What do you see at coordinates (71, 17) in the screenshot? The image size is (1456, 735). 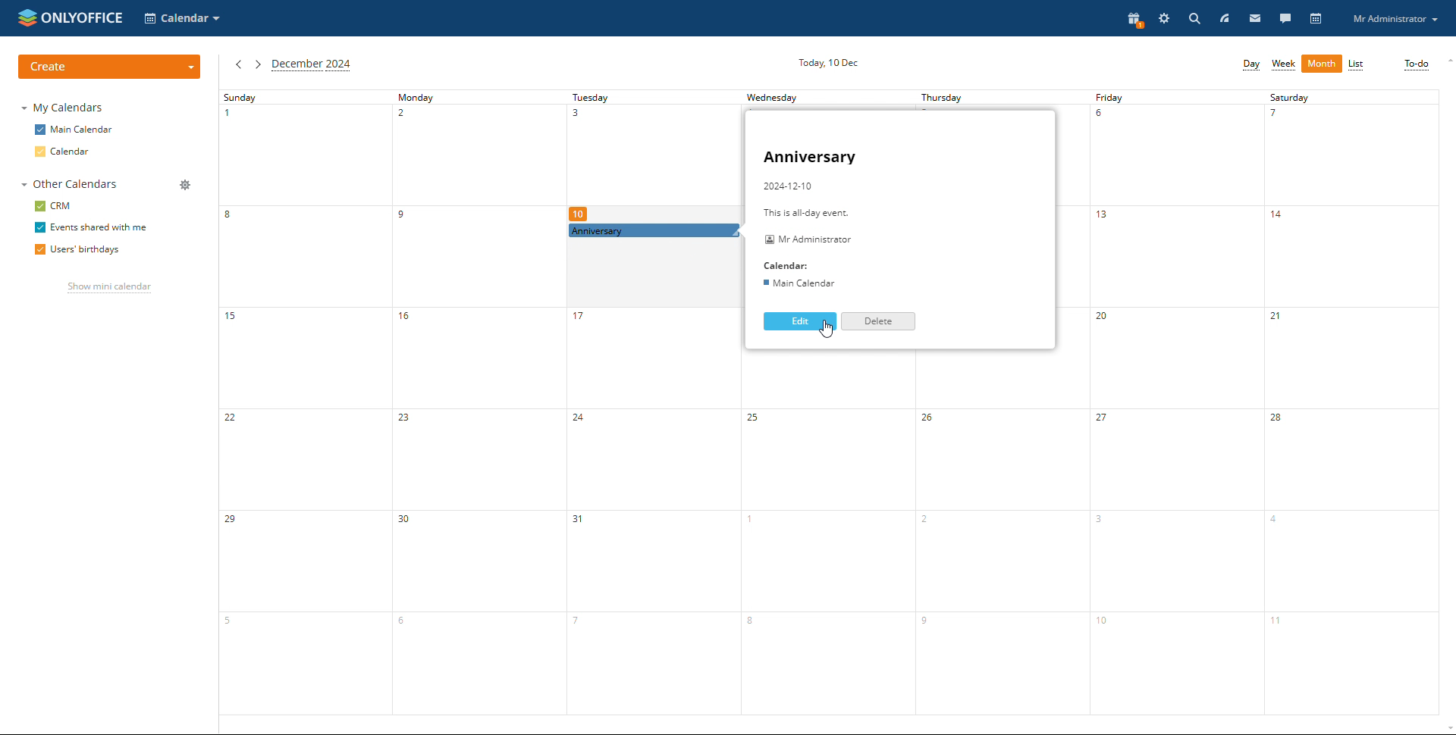 I see `logo` at bounding box center [71, 17].